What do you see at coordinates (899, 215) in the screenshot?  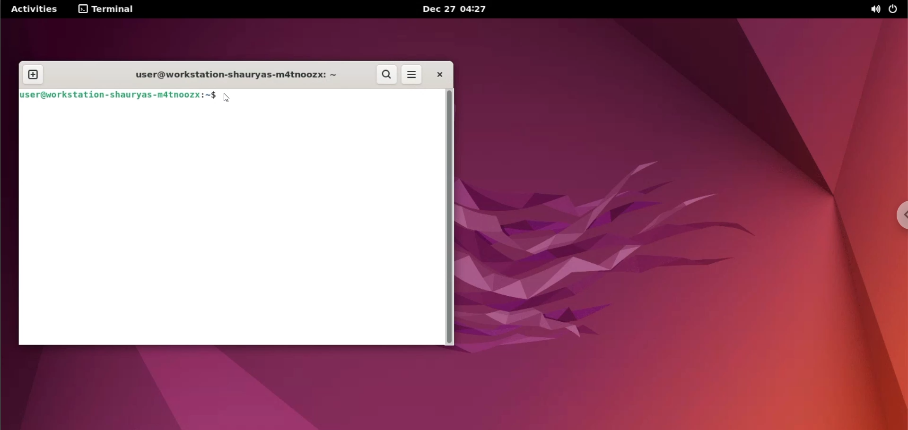 I see `chrome options` at bounding box center [899, 215].